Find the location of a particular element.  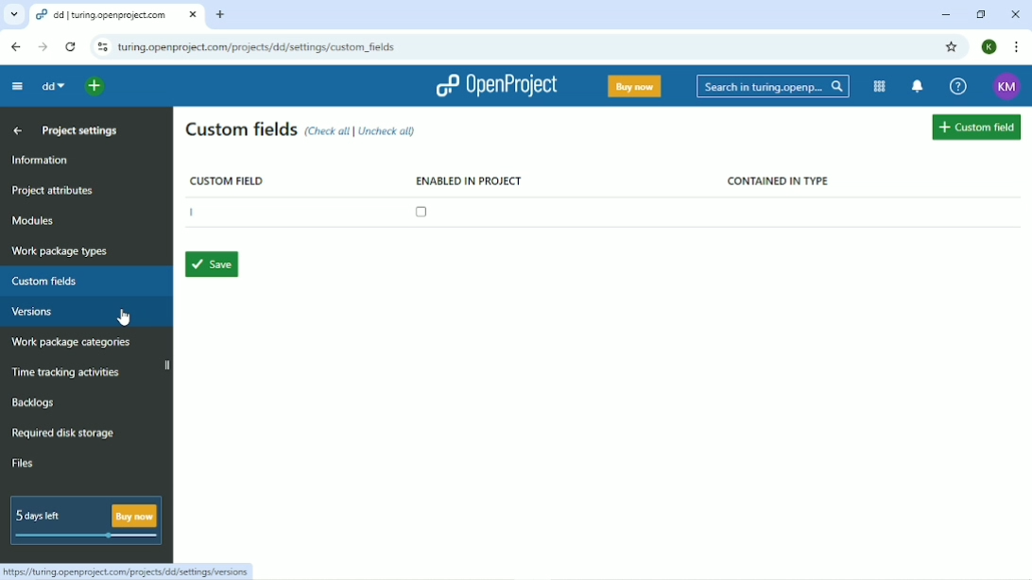

Backlogs is located at coordinates (34, 402).